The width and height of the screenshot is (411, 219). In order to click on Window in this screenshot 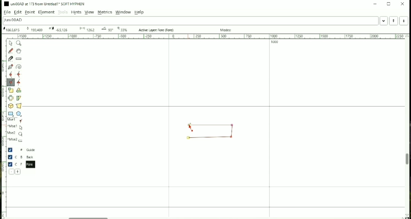, I will do `click(123, 12)`.